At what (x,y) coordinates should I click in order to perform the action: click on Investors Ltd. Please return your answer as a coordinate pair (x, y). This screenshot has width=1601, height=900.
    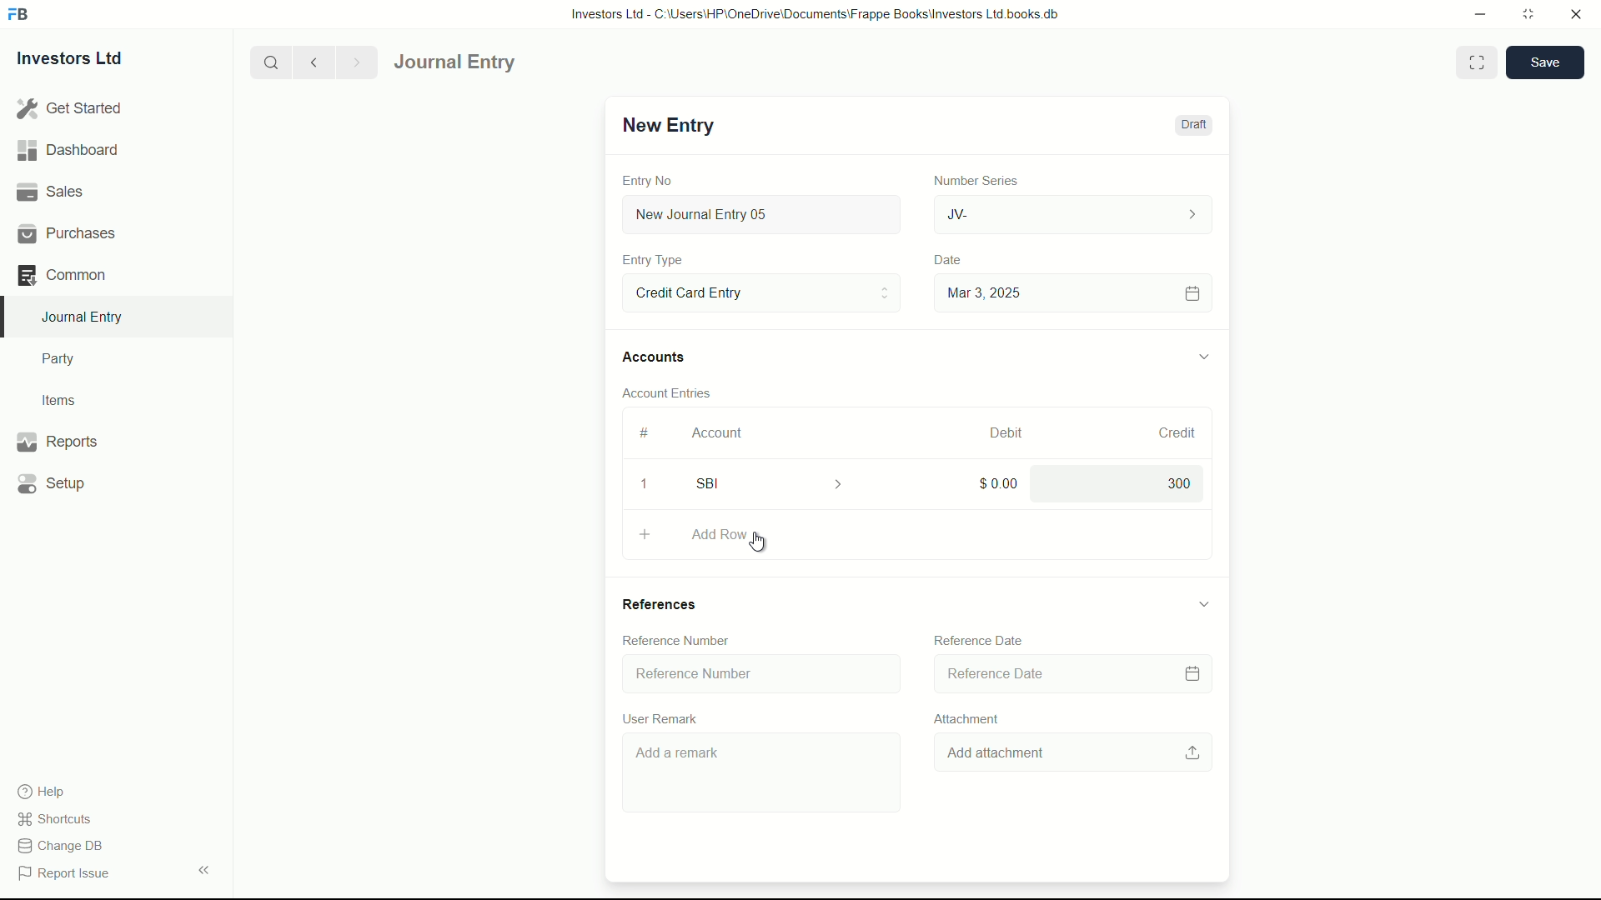
    Looking at the image, I should click on (85, 61).